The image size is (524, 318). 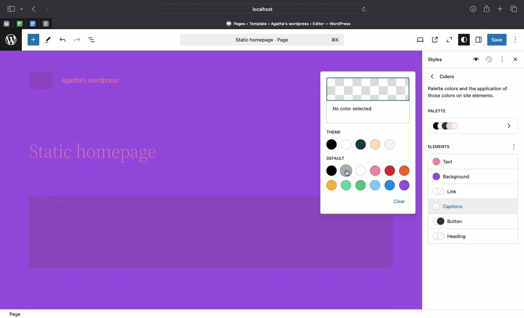 I want to click on Sidebar, so click(x=11, y=9).